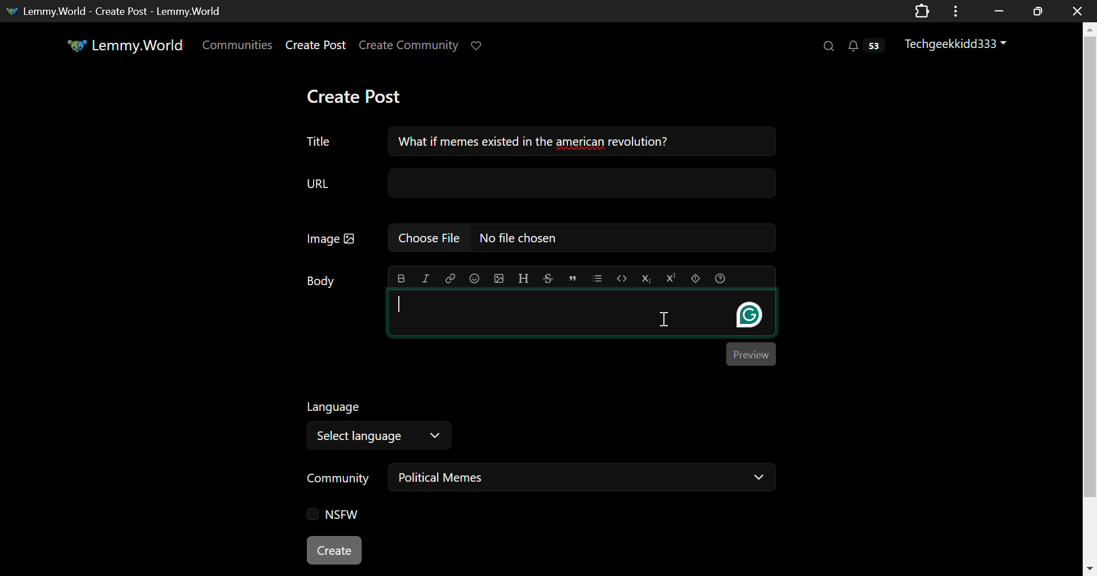 The width and height of the screenshot is (1097, 576). I want to click on Header, so click(524, 278).